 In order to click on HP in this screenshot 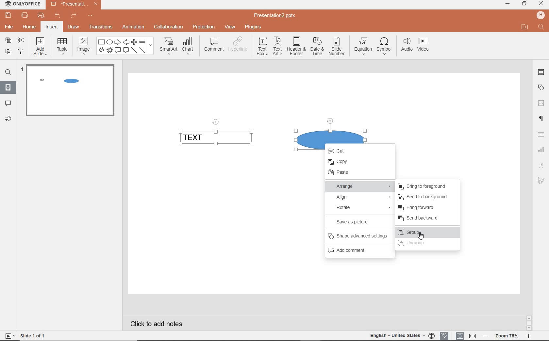, I will do `click(541, 15)`.